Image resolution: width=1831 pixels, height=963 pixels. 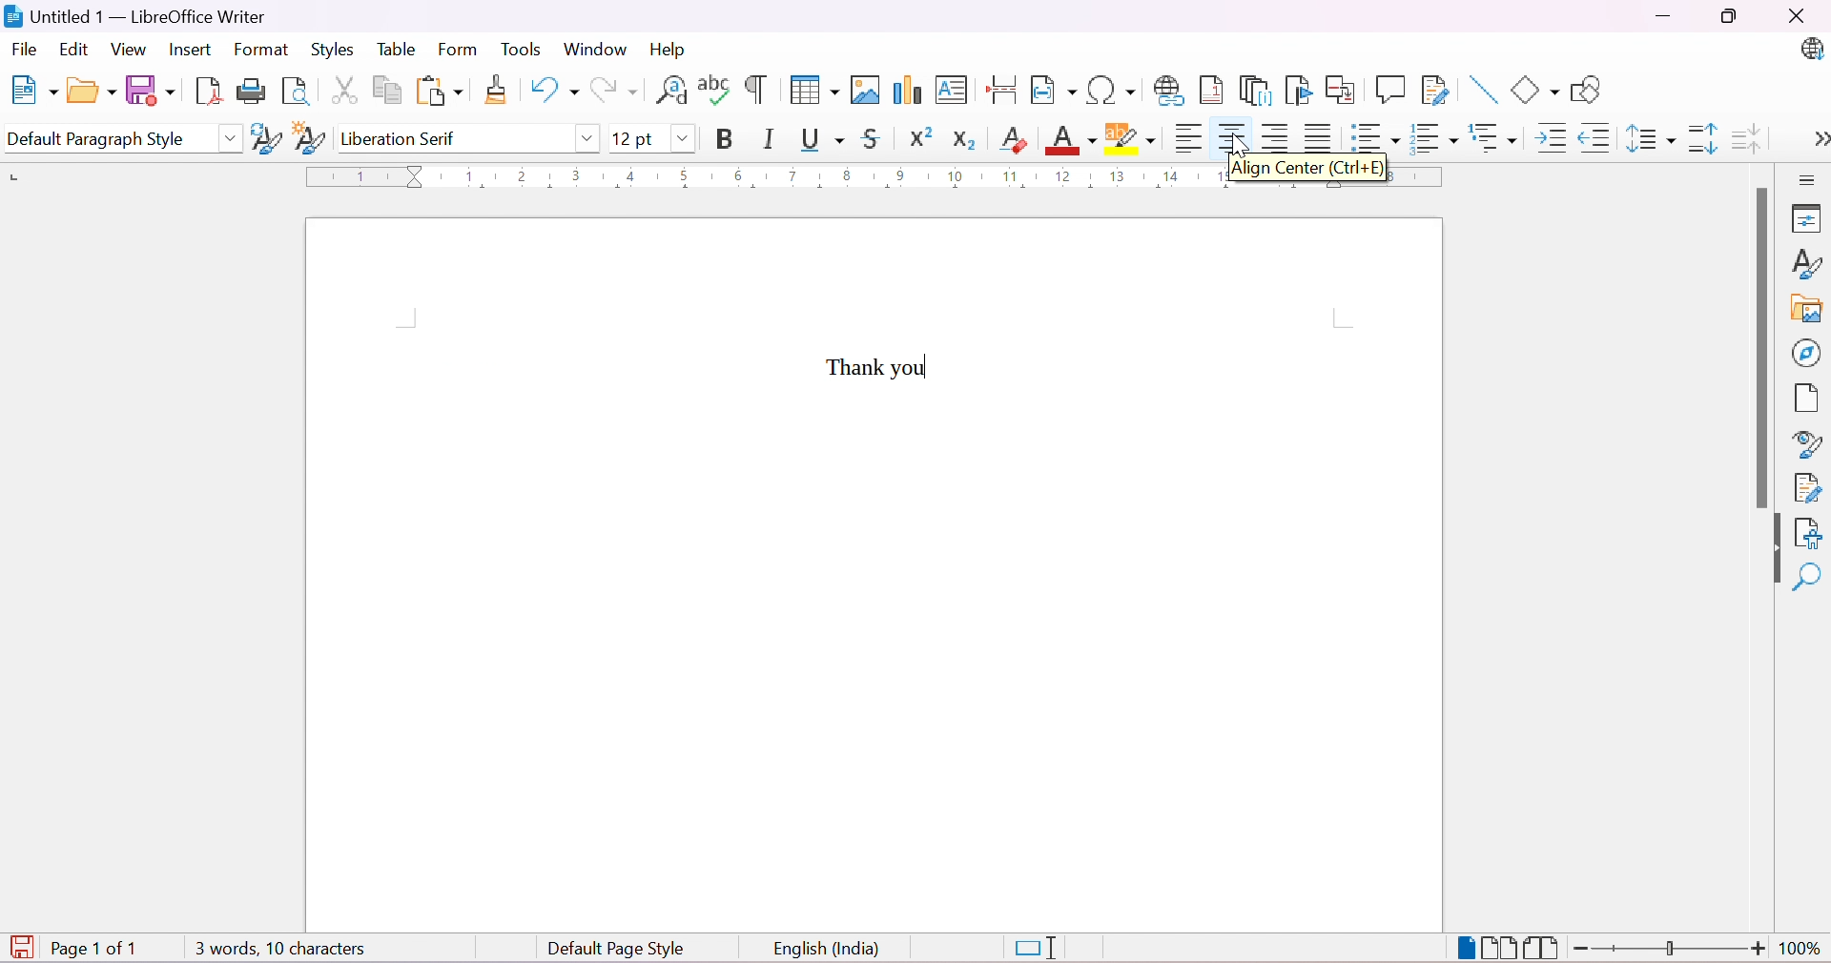 What do you see at coordinates (1501, 947) in the screenshot?
I see `Multiple-page View` at bounding box center [1501, 947].